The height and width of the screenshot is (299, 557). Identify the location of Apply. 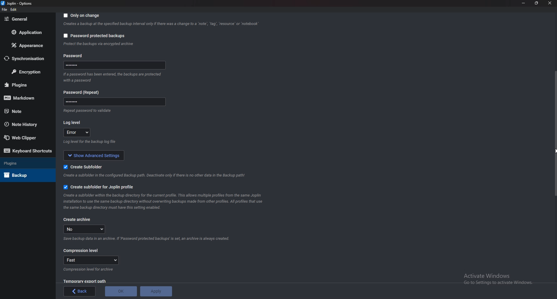
(156, 291).